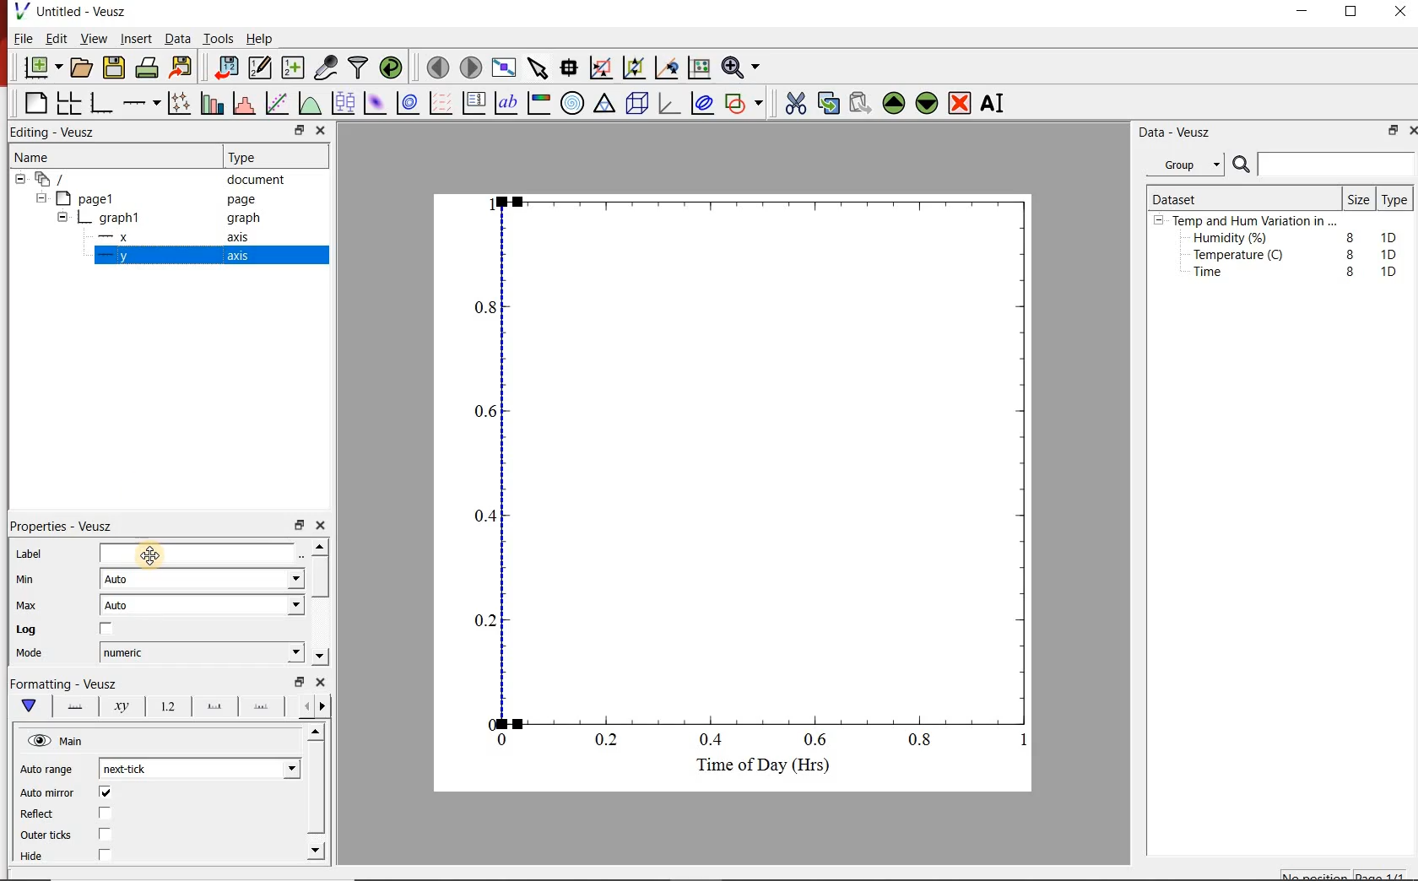 The height and width of the screenshot is (881, 1418). What do you see at coordinates (35, 605) in the screenshot?
I see `Max` at bounding box center [35, 605].